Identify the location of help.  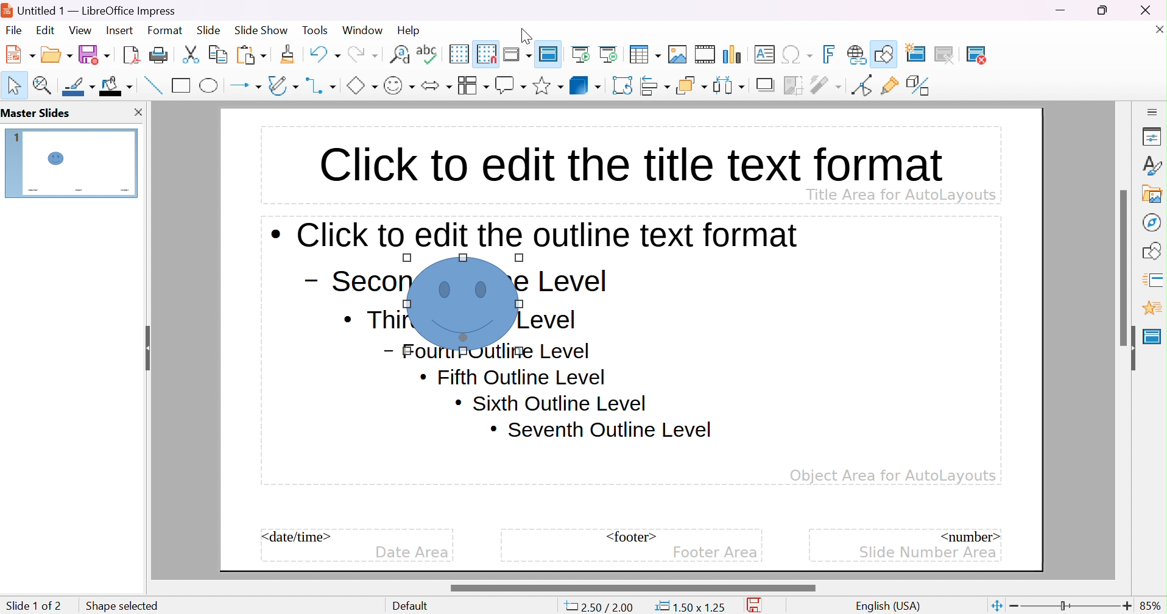
(410, 30).